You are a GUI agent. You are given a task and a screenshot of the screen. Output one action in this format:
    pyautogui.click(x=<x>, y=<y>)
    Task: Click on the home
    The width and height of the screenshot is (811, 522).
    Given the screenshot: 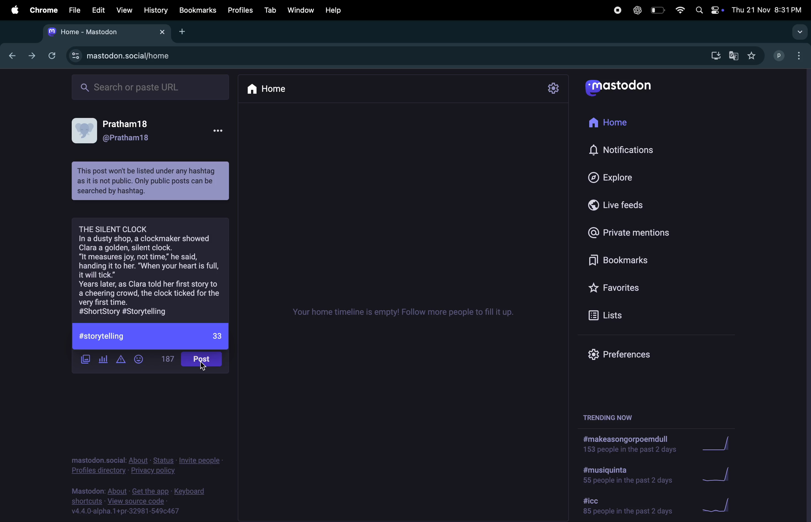 What is the action you would take?
    pyautogui.click(x=285, y=91)
    